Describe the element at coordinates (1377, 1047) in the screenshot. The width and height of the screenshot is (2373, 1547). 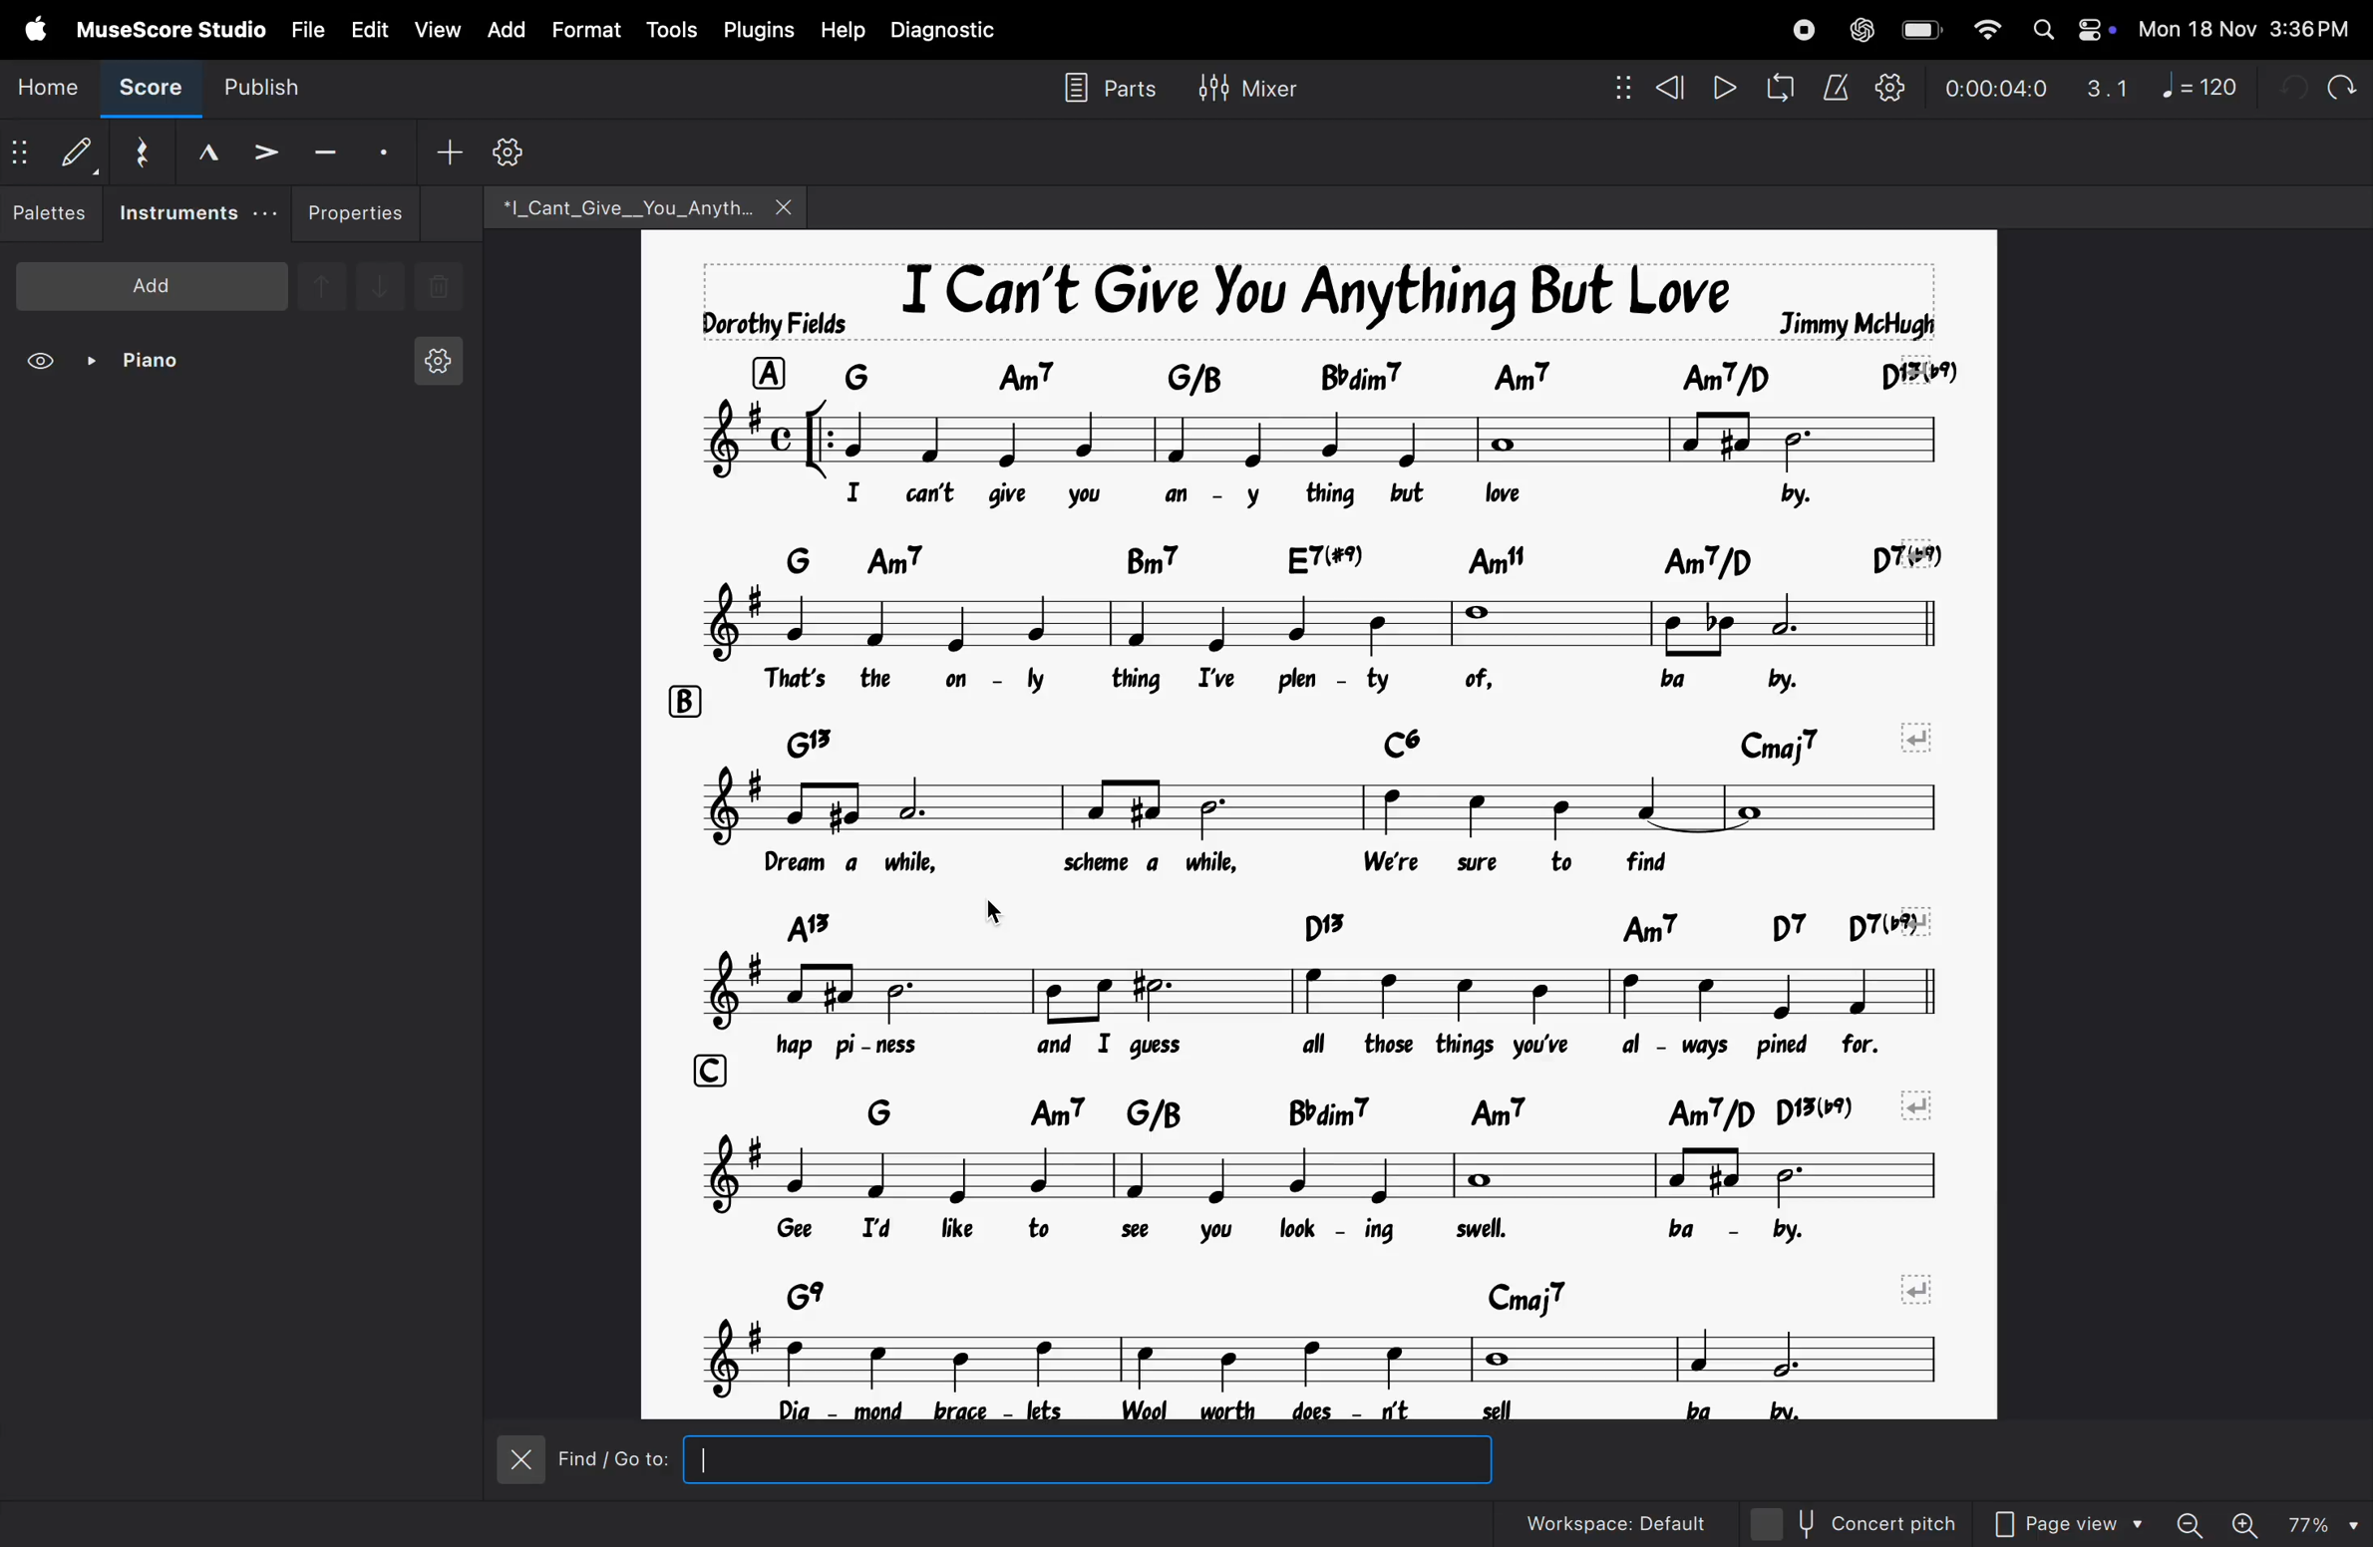
I see `lyrics` at that location.